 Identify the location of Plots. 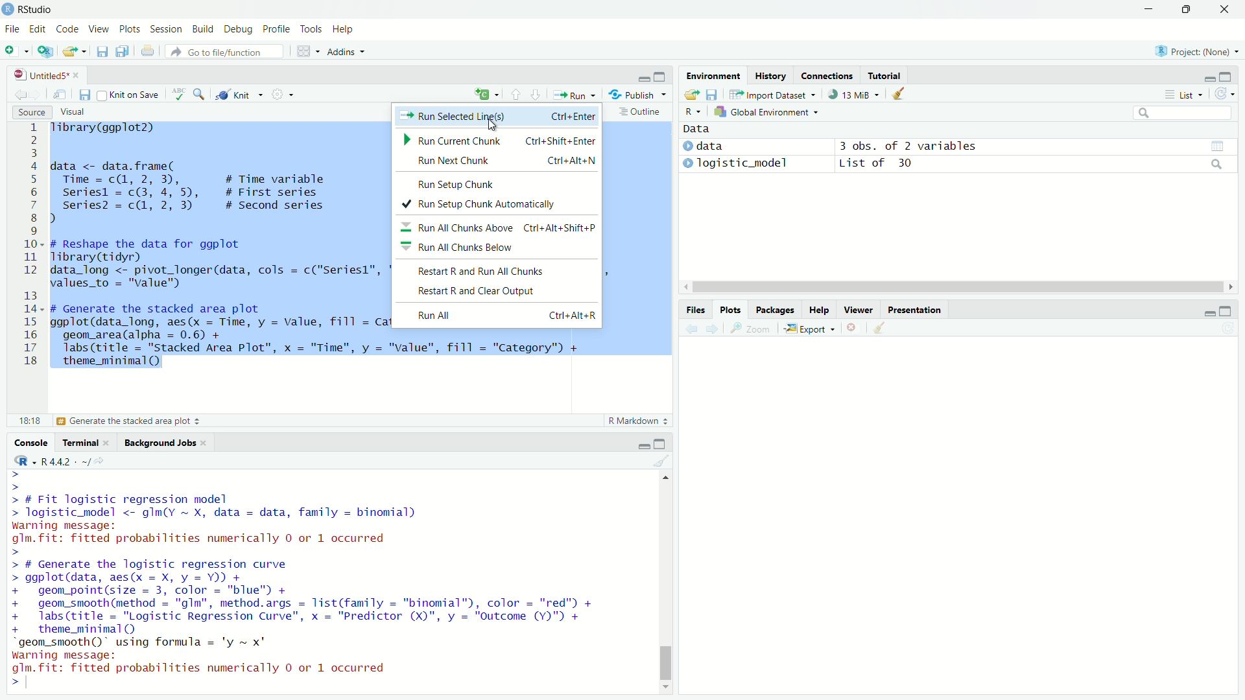
(131, 29).